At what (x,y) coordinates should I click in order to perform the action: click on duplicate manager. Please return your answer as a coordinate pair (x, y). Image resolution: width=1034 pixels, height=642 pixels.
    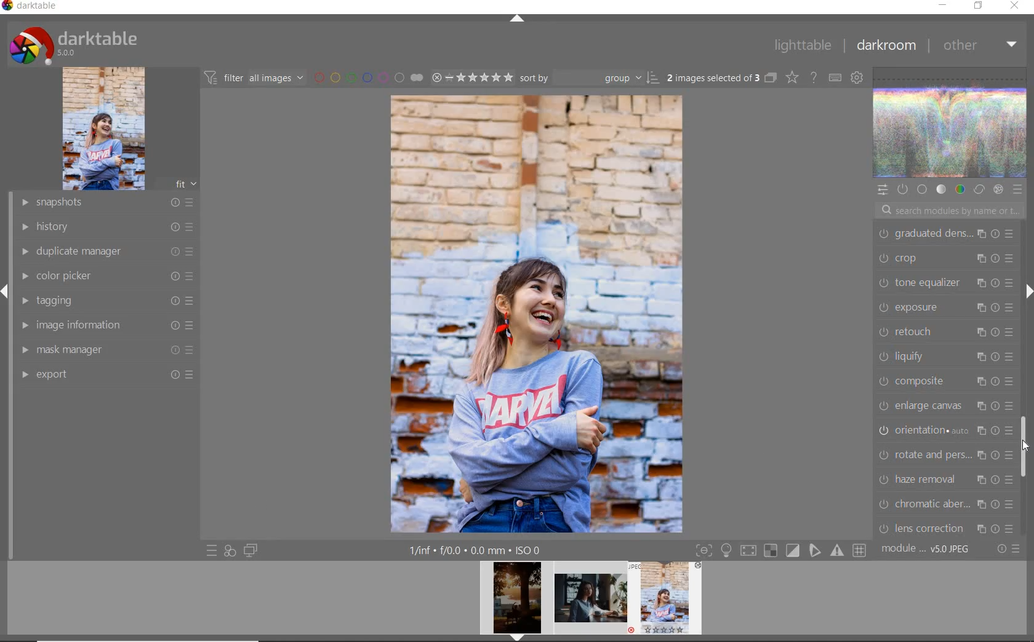
    Looking at the image, I should click on (108, 252).